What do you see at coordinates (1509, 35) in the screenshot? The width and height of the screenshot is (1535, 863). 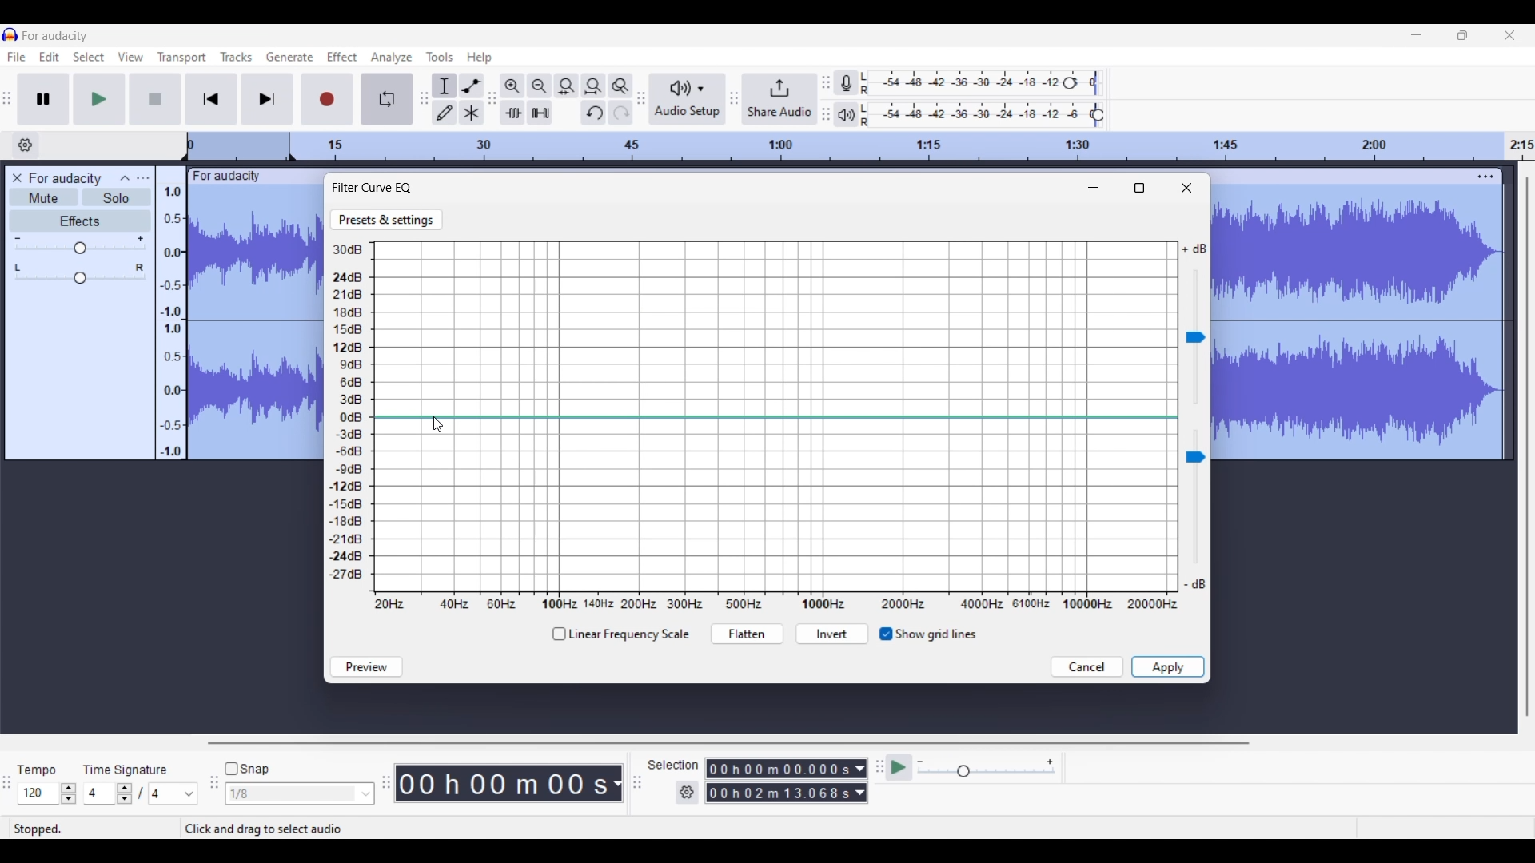 I see `Close interface` at bounding box center [1509, 35].